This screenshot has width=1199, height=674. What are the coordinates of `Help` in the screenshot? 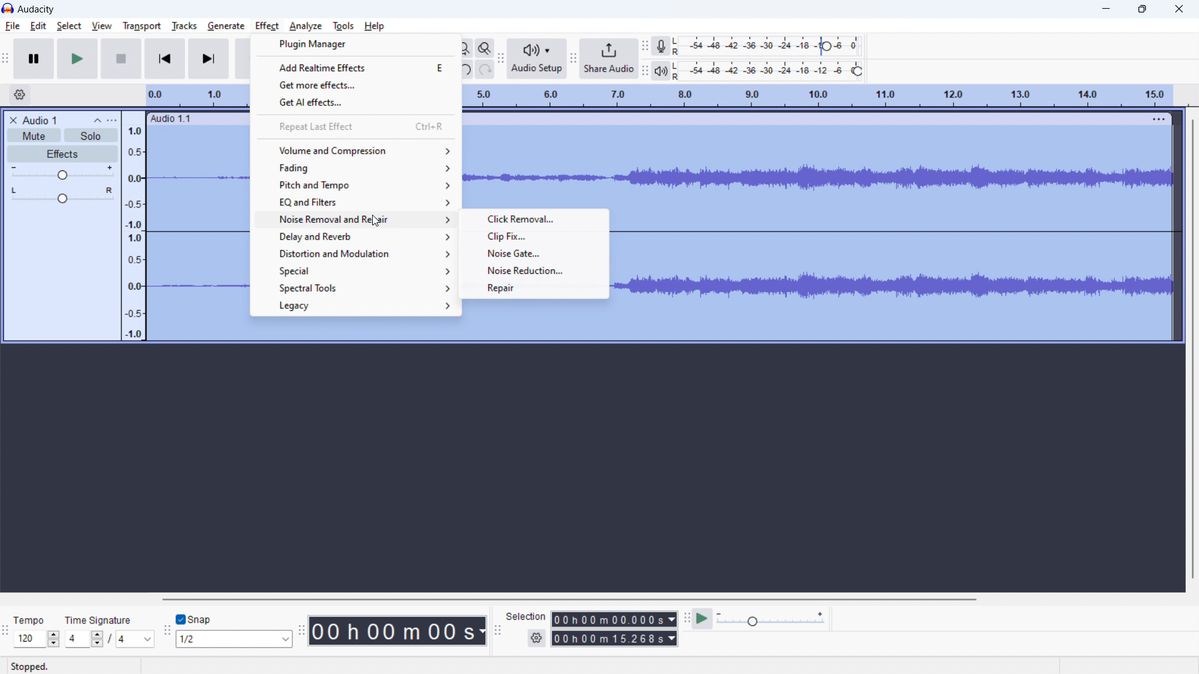 It's located at (377, 26).